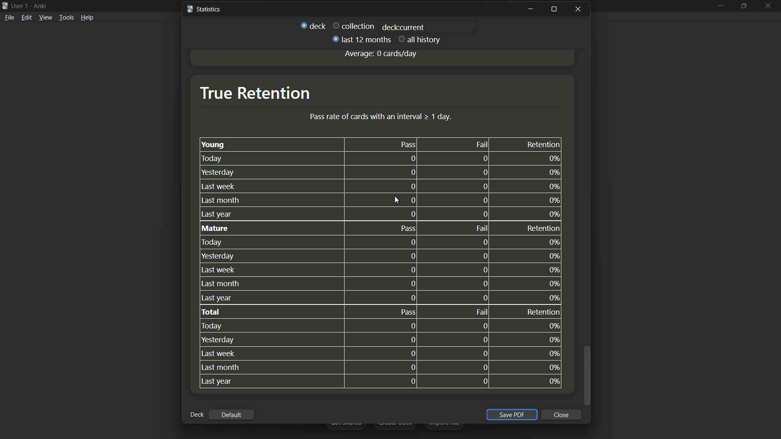 This screenshot has width=781, height=439. Describe the element at coordinates (196, 415) in the screenshot. I see `deck` at that location.